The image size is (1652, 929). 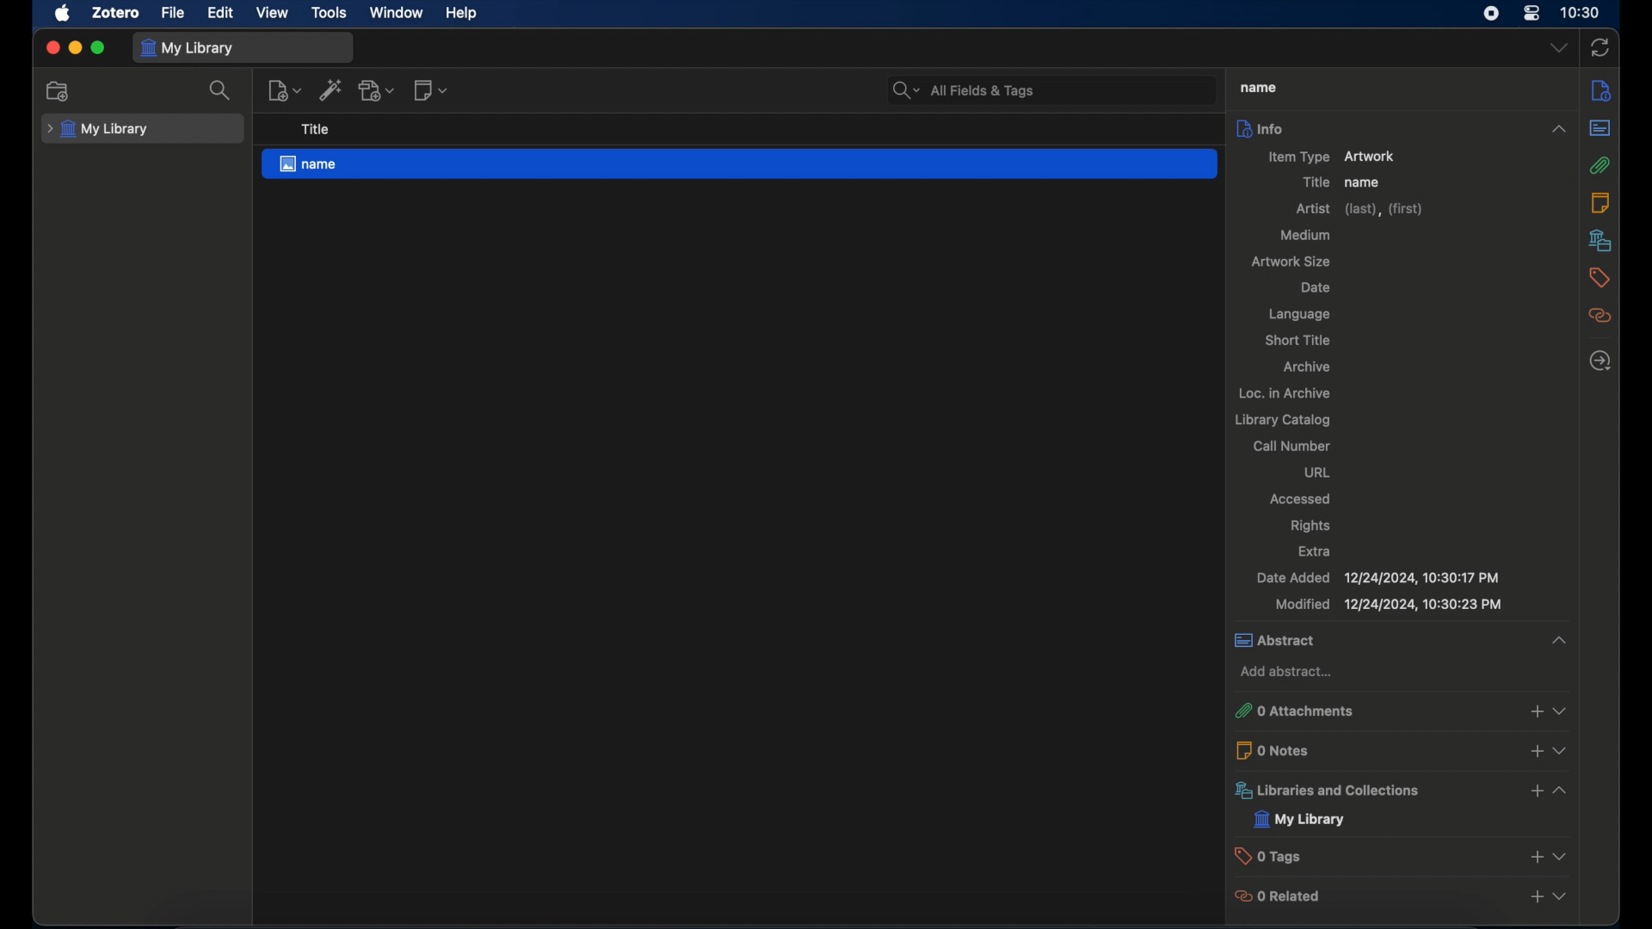 I want to click on date added, so click(x=1378, y=577).